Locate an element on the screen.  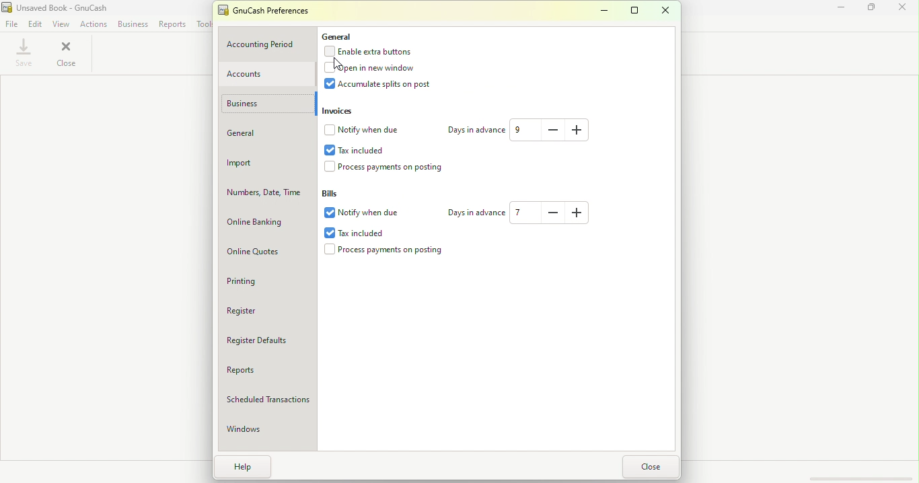
Open in new window is located at coordinates (367, 67).